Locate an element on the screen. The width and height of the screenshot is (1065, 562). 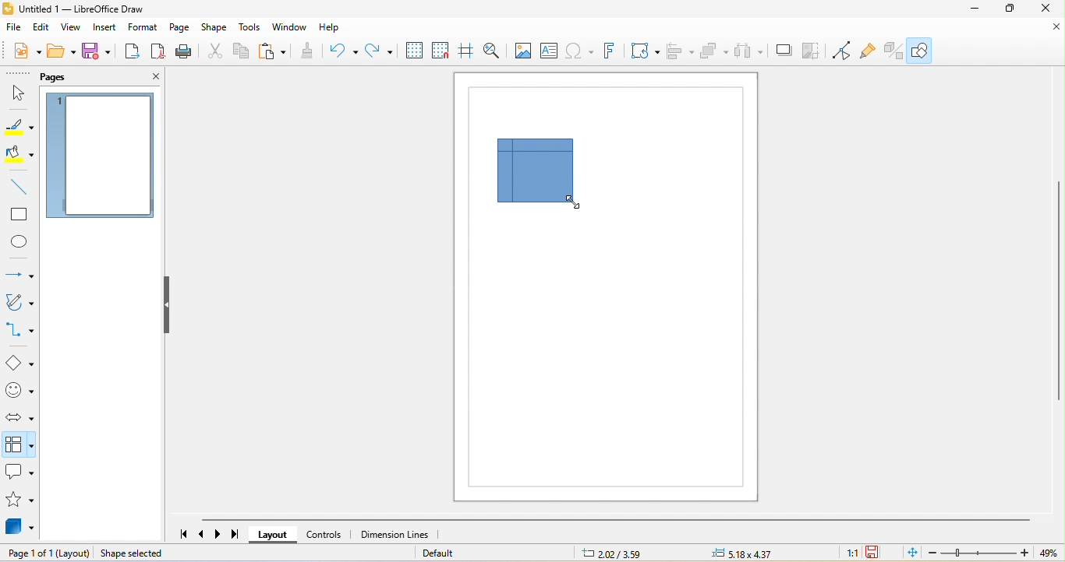
layout is located at coordinates (272, 535).